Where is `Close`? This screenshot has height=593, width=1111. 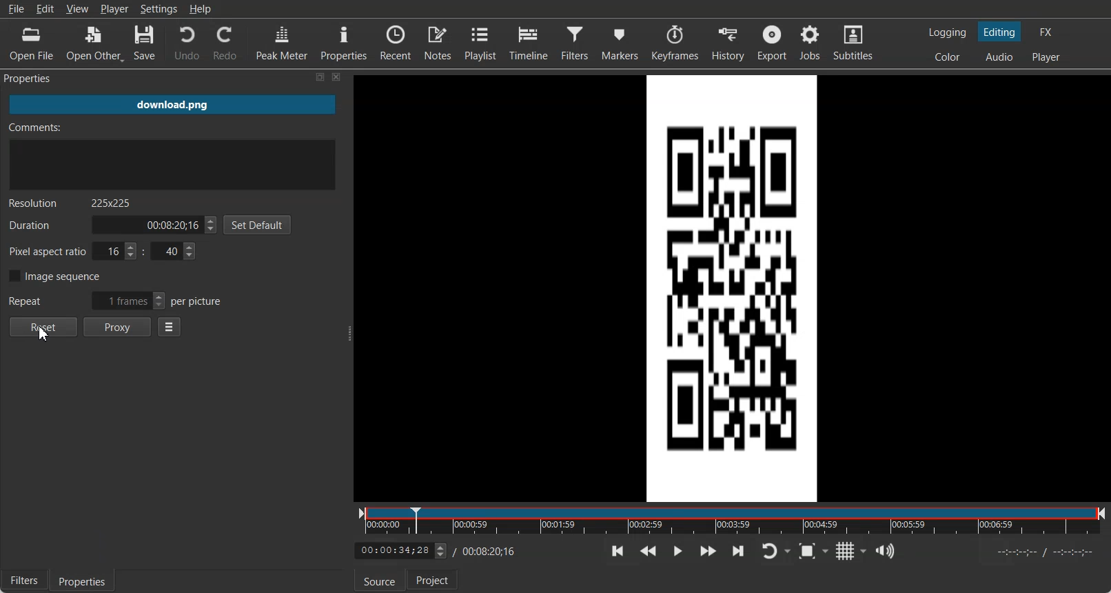
Close is located at coordinates (337, 77).